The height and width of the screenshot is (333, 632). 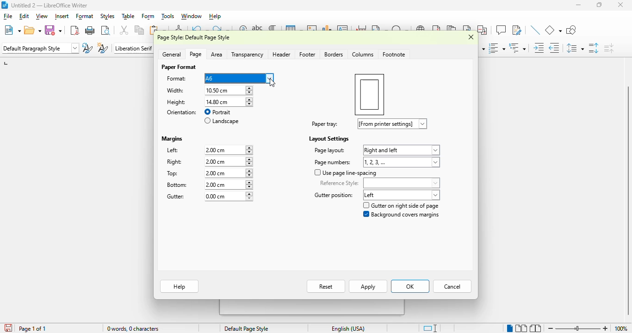 What do you see at coordinates (348, 328) in the screenshot?
I see `text language` at bounding box center [348, 328].